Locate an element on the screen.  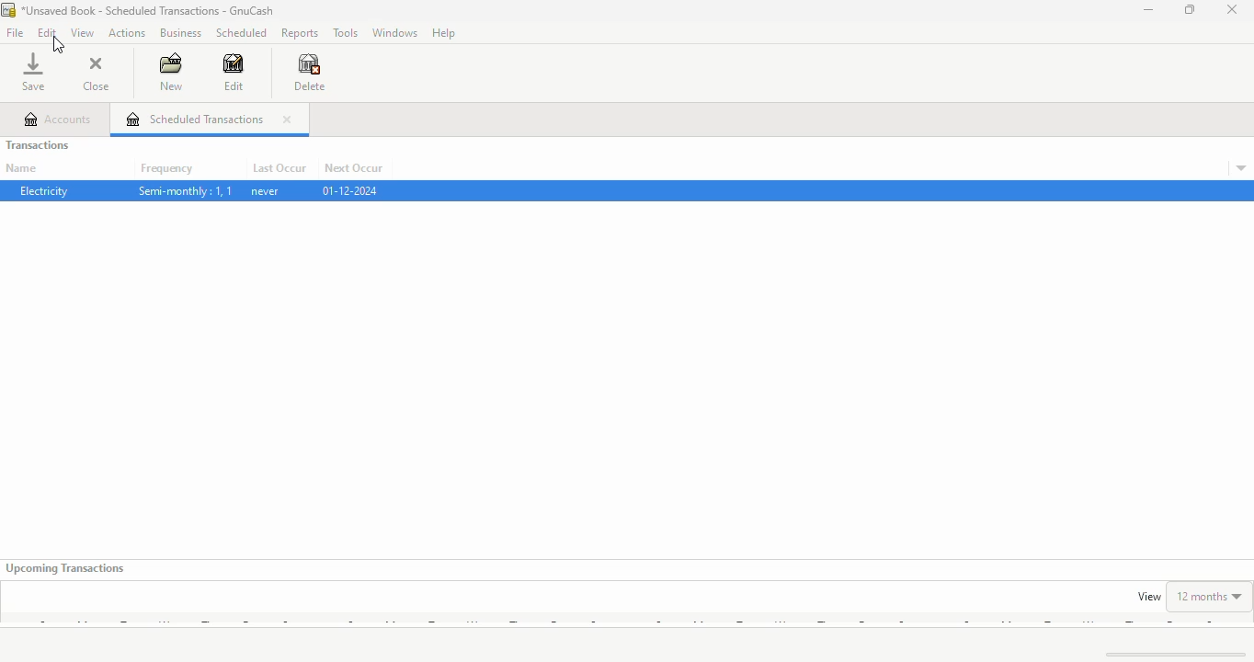
upcoming transactions is located at coordinates (66, 568).